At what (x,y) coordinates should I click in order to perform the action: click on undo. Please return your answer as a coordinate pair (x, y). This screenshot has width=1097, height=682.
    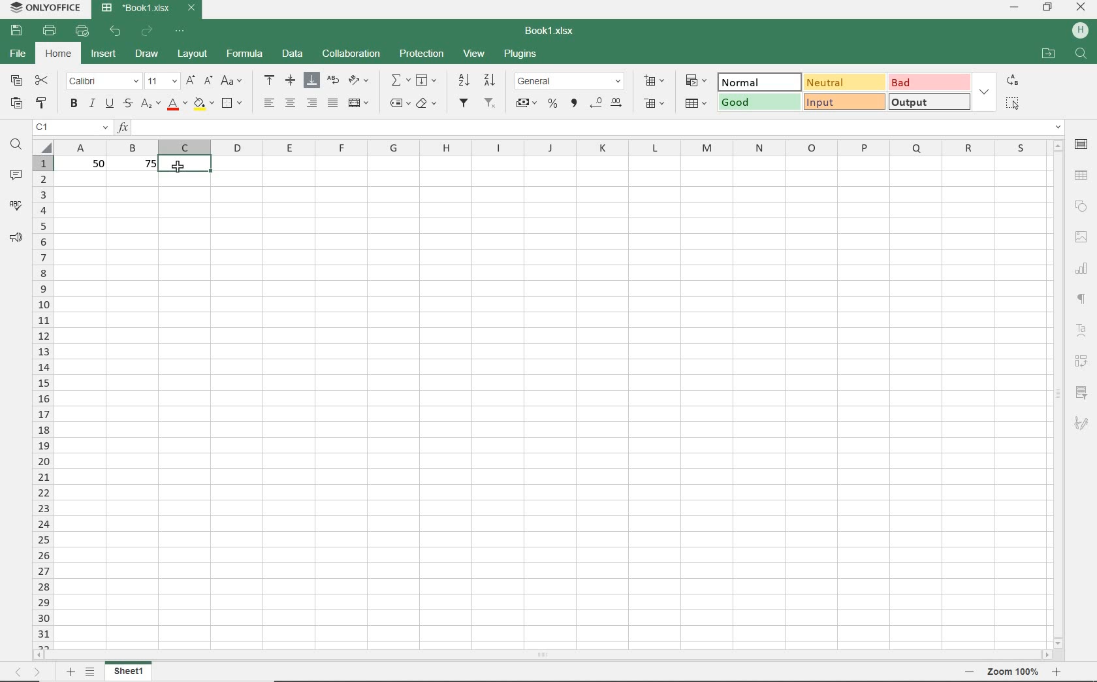
    Looking at the image, I should click on (116, 33).